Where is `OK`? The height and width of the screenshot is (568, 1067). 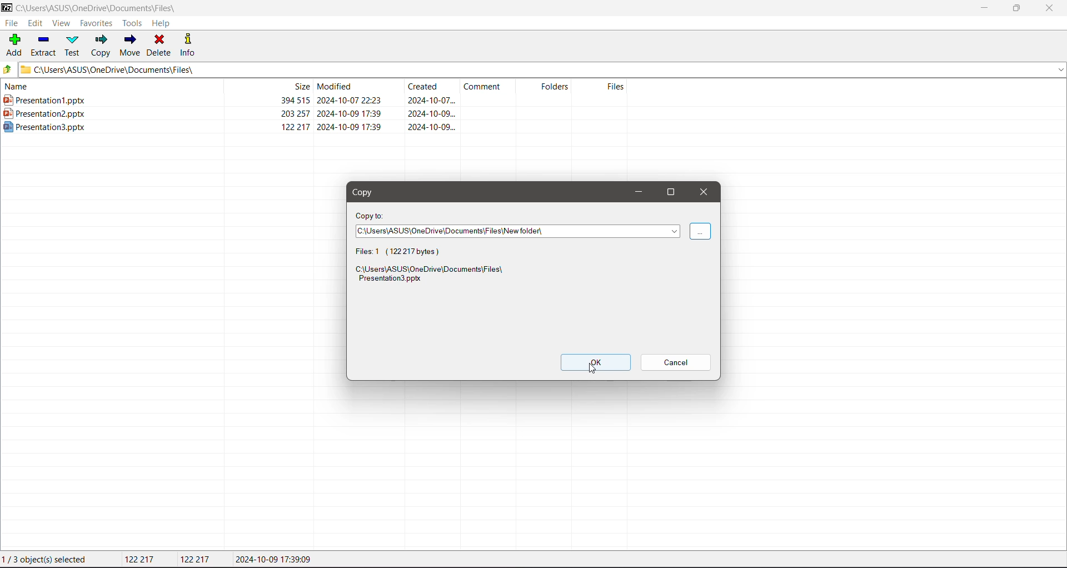 OK is located at coordinates (596, 362).